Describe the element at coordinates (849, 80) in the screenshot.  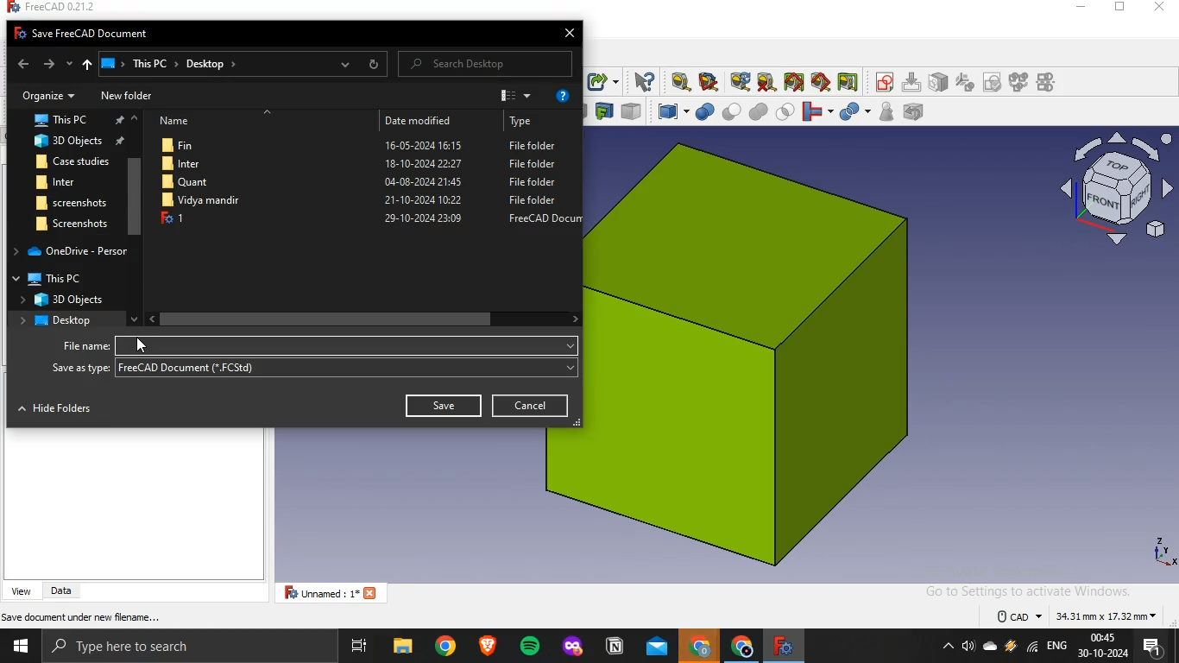
I see `toggle delta` at that location.